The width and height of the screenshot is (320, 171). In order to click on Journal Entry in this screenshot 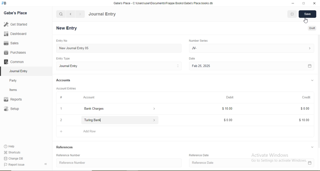, I will do `click(102, 14)`.